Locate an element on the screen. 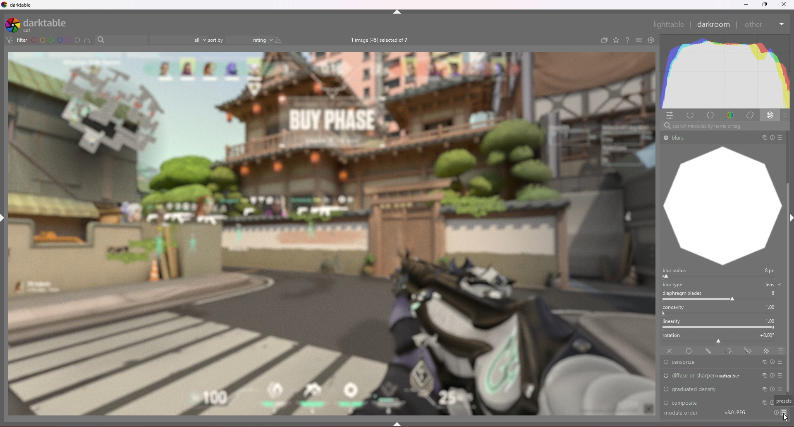 The width and height of the screenshot is (794, 427). presets is located at coordinates (786, 115).